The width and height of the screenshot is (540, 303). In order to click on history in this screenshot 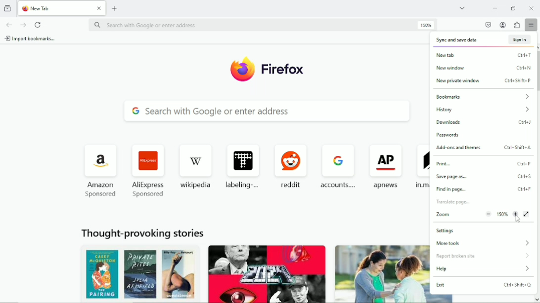, I will do `click(484, 111)`.